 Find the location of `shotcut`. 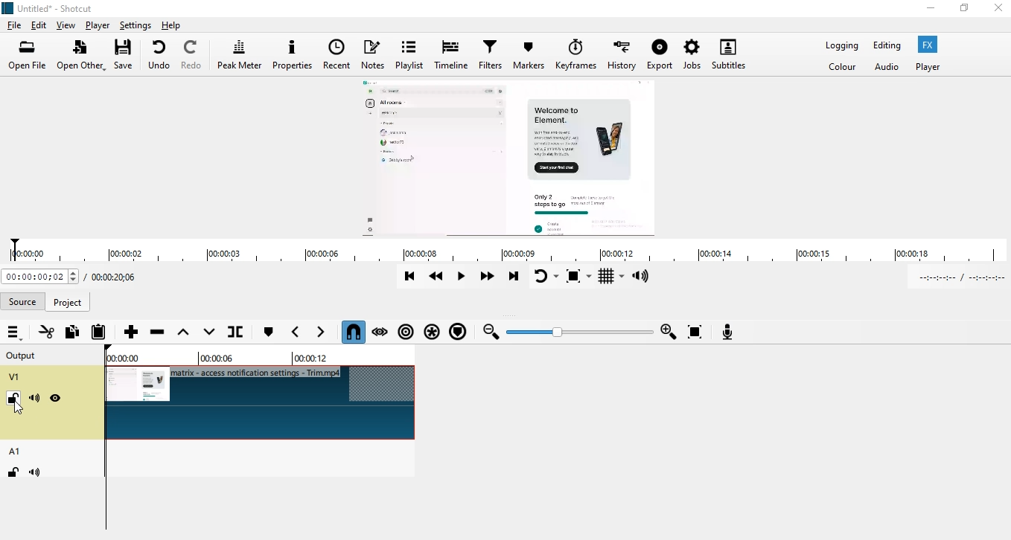

shotcut is located at coordinates (57, 6).